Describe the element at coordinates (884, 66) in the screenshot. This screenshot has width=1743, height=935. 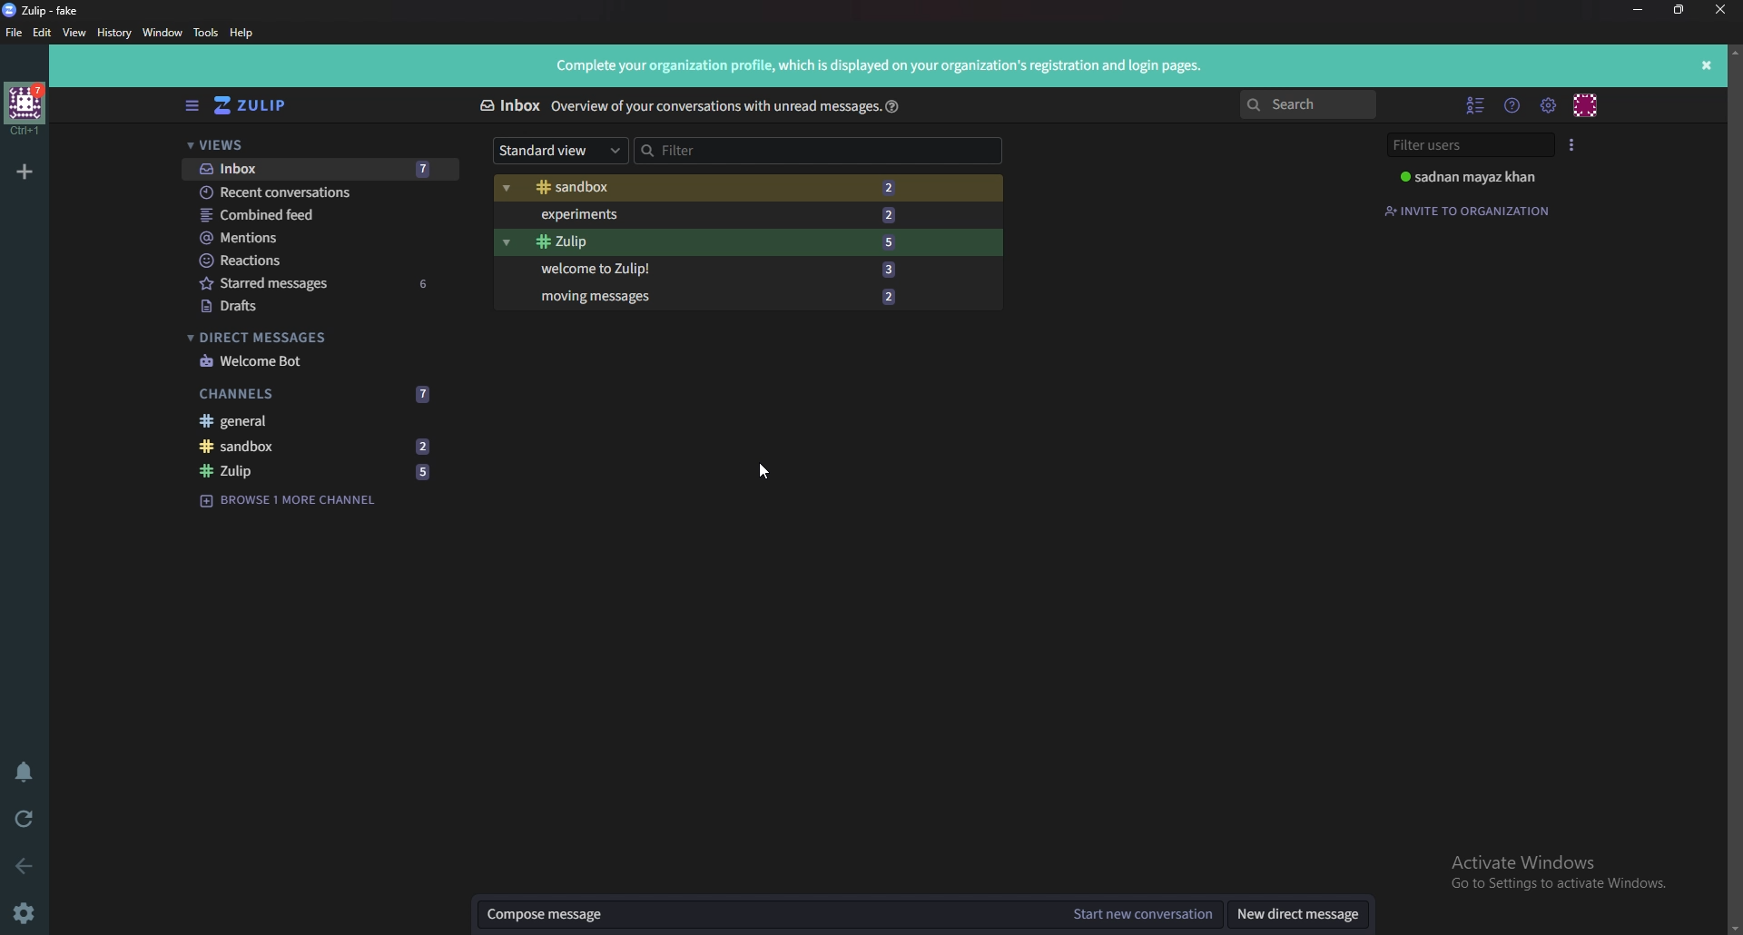
I see `Complete your organization profile, which is displayed on your organization's registration and login pages.` at that location.